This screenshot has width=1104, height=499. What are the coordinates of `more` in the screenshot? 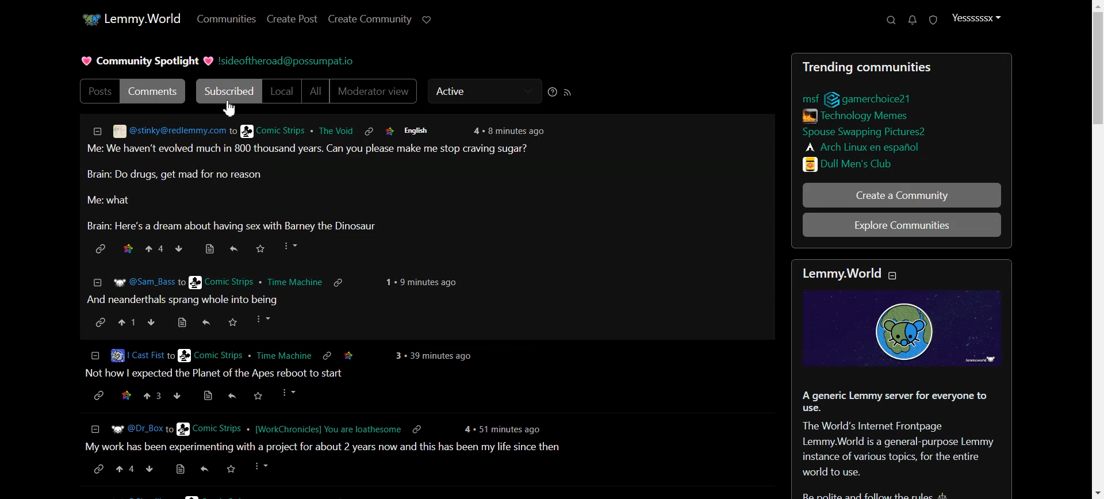 It's located at (262, 318).